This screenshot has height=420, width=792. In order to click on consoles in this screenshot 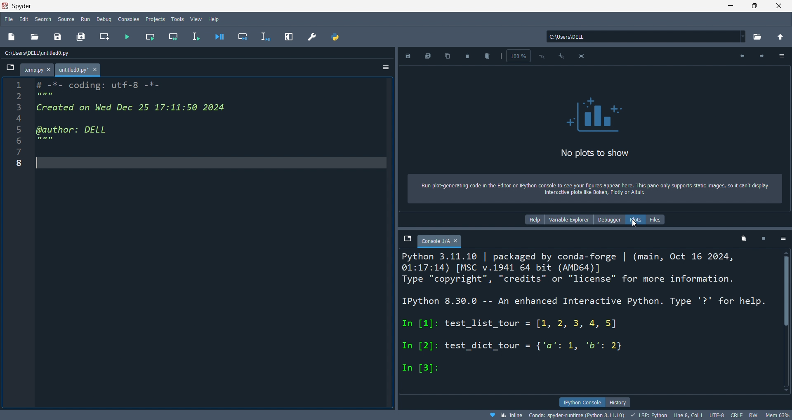, I will do `click(129, 19)`.